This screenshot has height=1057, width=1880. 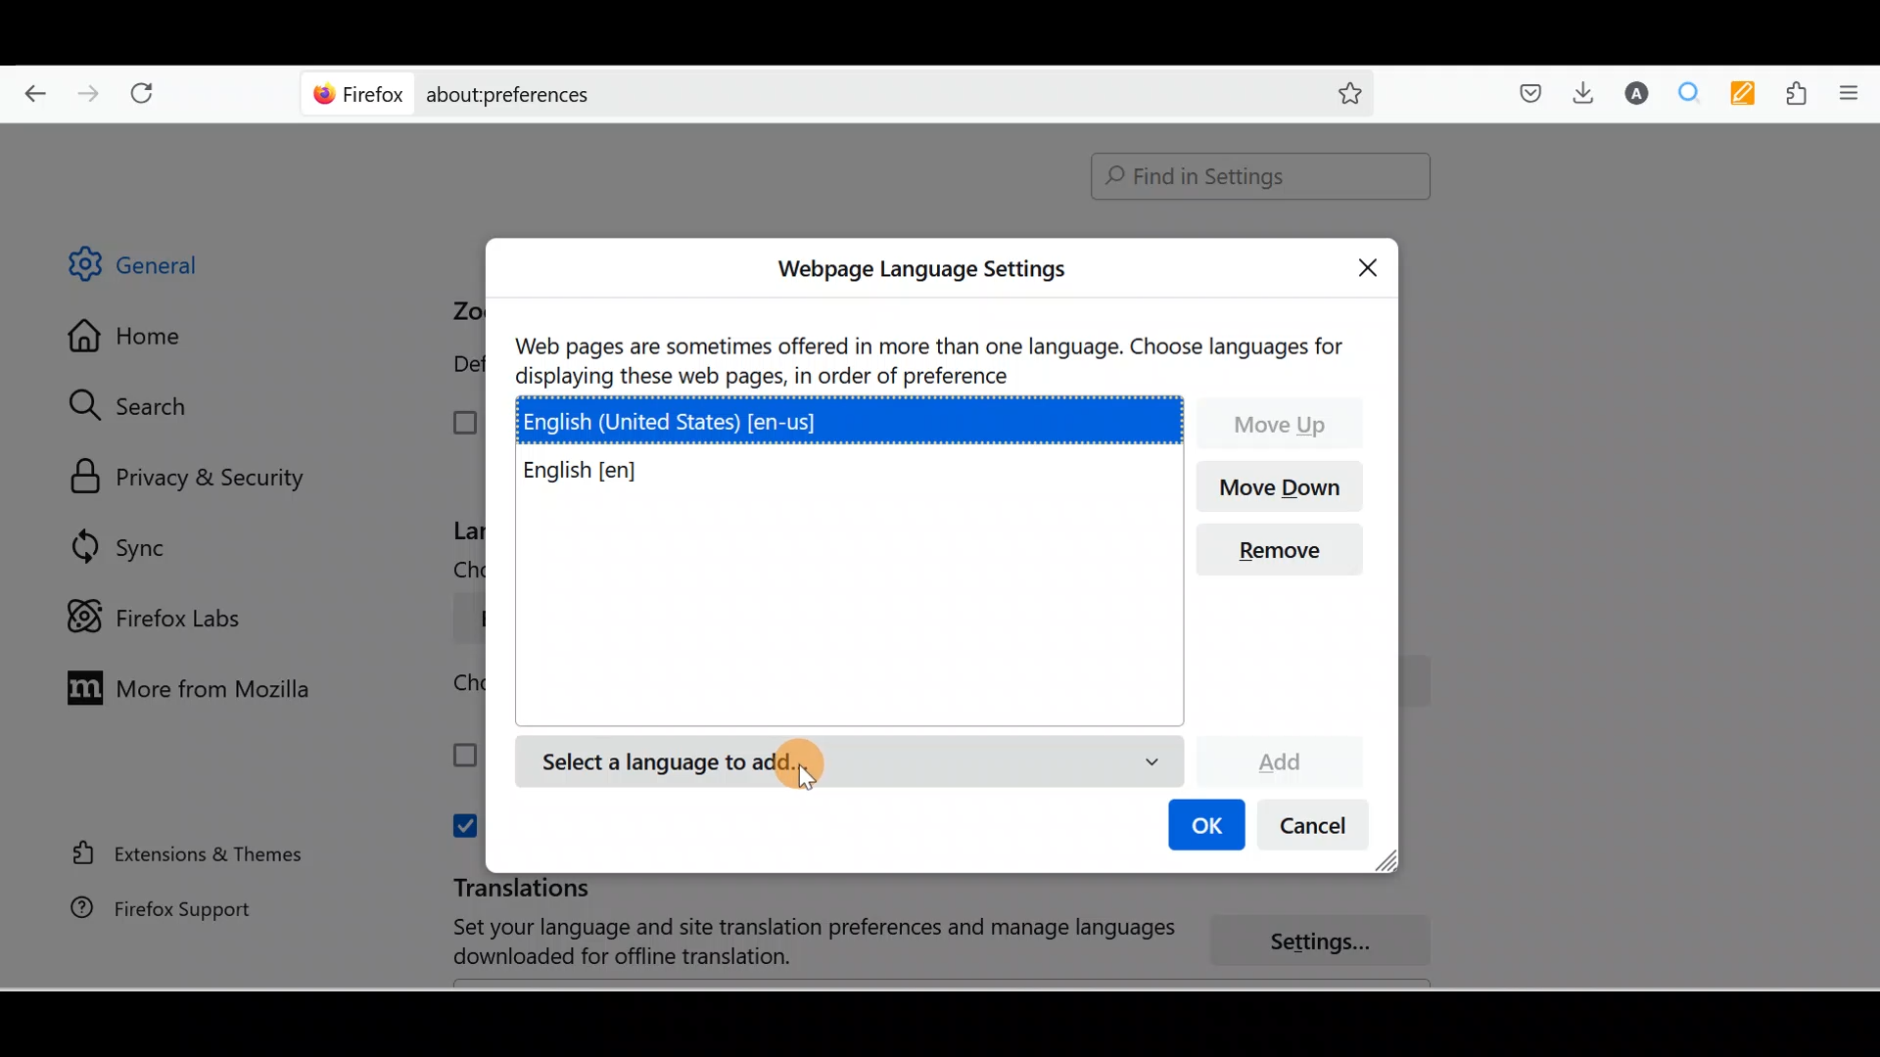 What do you see at coordinates (178, 852) in the screenshot?
I see `Extension & Themes` at bounding box center [178, 852].